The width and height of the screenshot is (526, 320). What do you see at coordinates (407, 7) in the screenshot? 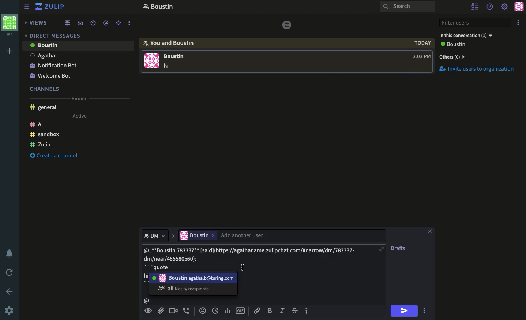
I see `Search` at bounding box center [407, 7].